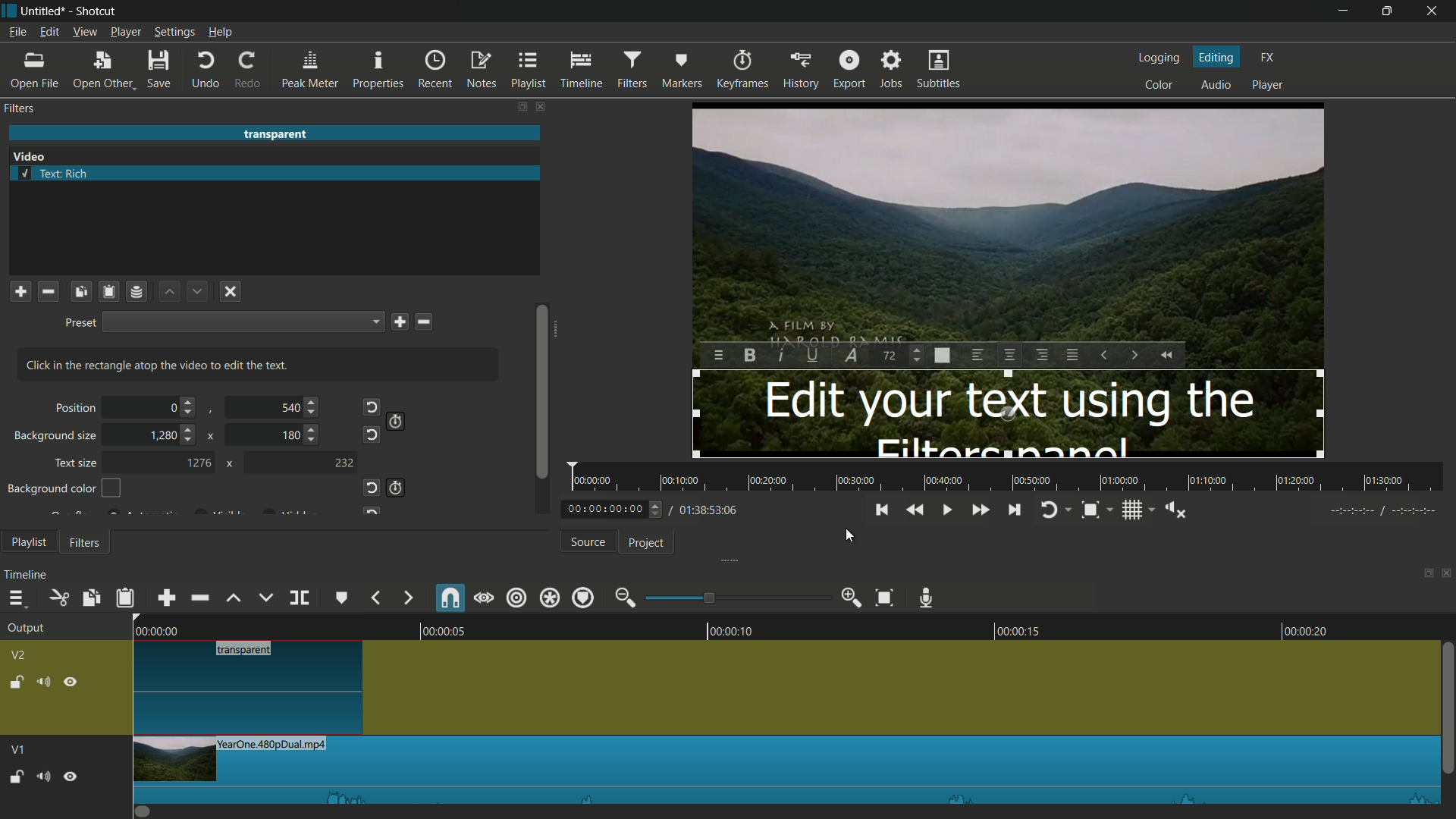 The height and width of the screenshot is (819, 1456). Describe the element at coordinates (734, 629) in the screenshot. I see `00:00:10` at that location.